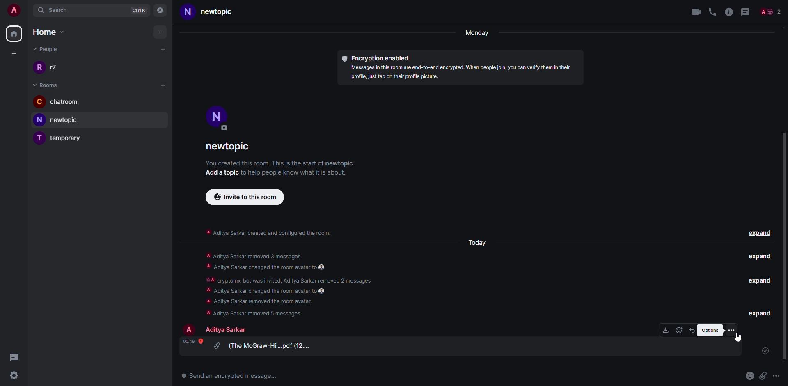 This screenshot has width=788, height=386. I want to click on temporary, so click(63, 138).